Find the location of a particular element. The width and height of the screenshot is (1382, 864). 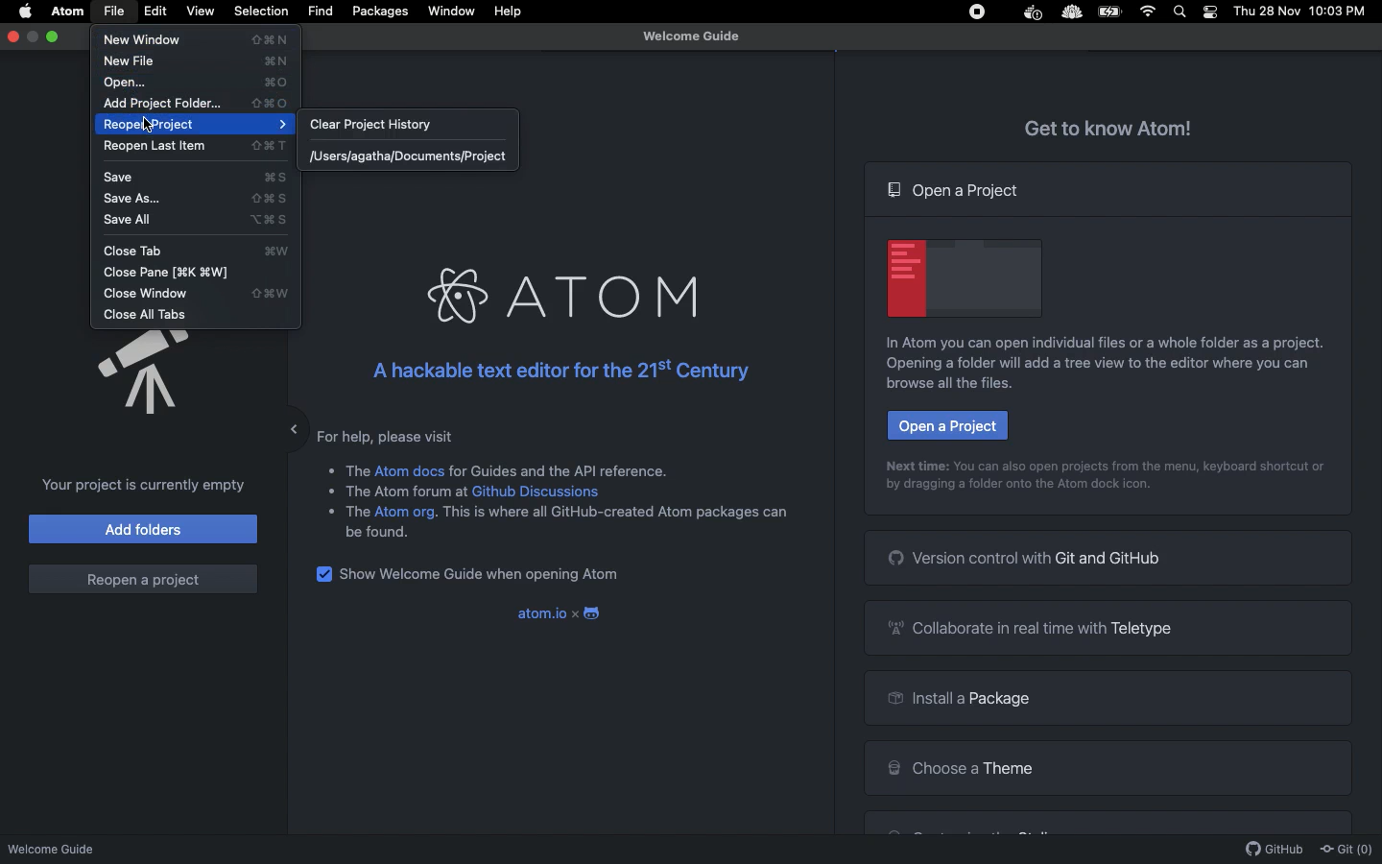

 is located at coordinates (358, 468).